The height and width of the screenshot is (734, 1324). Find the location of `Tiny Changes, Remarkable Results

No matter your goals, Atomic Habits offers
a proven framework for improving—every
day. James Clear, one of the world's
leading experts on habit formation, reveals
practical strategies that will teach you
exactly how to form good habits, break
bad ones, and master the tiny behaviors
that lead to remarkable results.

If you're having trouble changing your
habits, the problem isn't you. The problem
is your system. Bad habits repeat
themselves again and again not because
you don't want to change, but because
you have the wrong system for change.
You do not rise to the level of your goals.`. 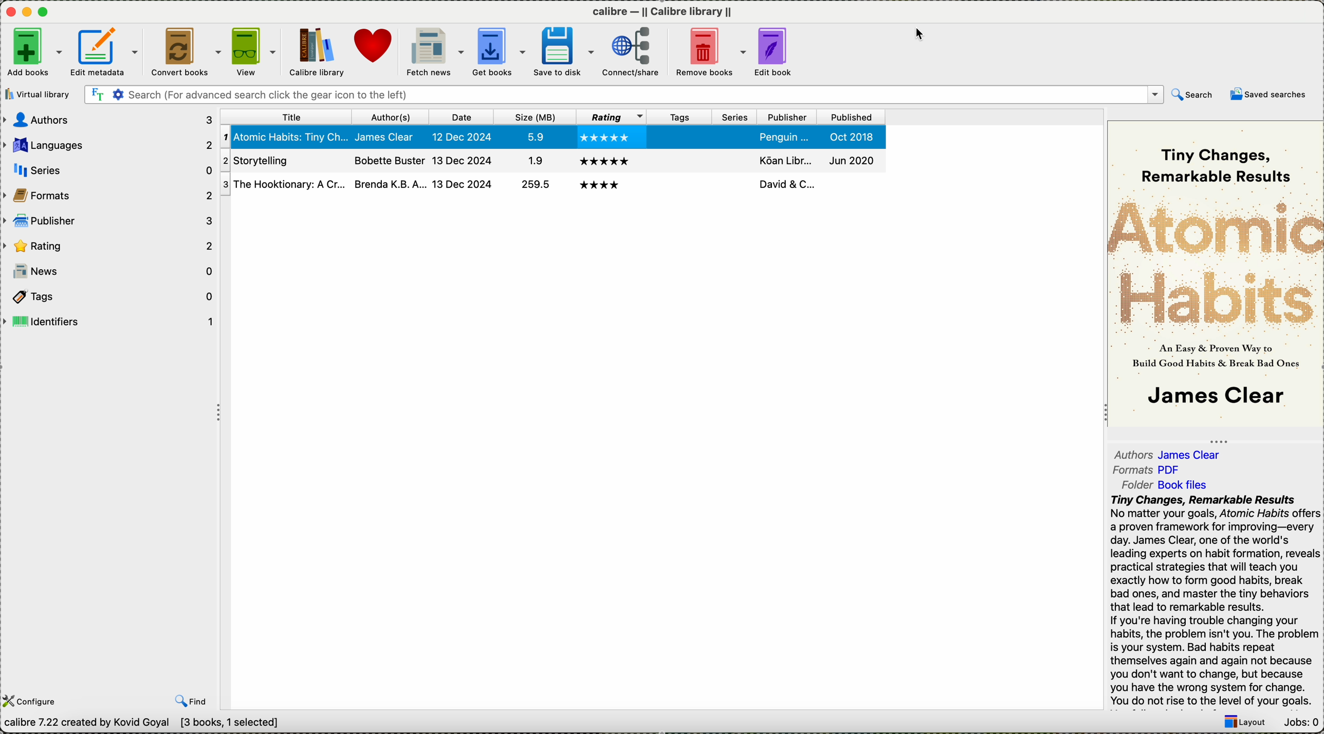

Tiny Changes, Remarkable Results

No matter your goals, Atomic Habits offers
a proven framework for improving—every
day. James Clear, one of the world's
leading experts on habit formation, reveals
practical strategies that will teach you
exactly how to form good habits, break
bad ones, and master the tiny behaviors
that lead to remarkable results.

If you're having trouble changing your
habits, the problem isn't you. The problem
is your system. Bad habits repeat
themselves again and again not because
you don't want to change, but because
you have the wrong system for change.
You do not rise to the level of your goals. is located at coordinates (1213, 601).